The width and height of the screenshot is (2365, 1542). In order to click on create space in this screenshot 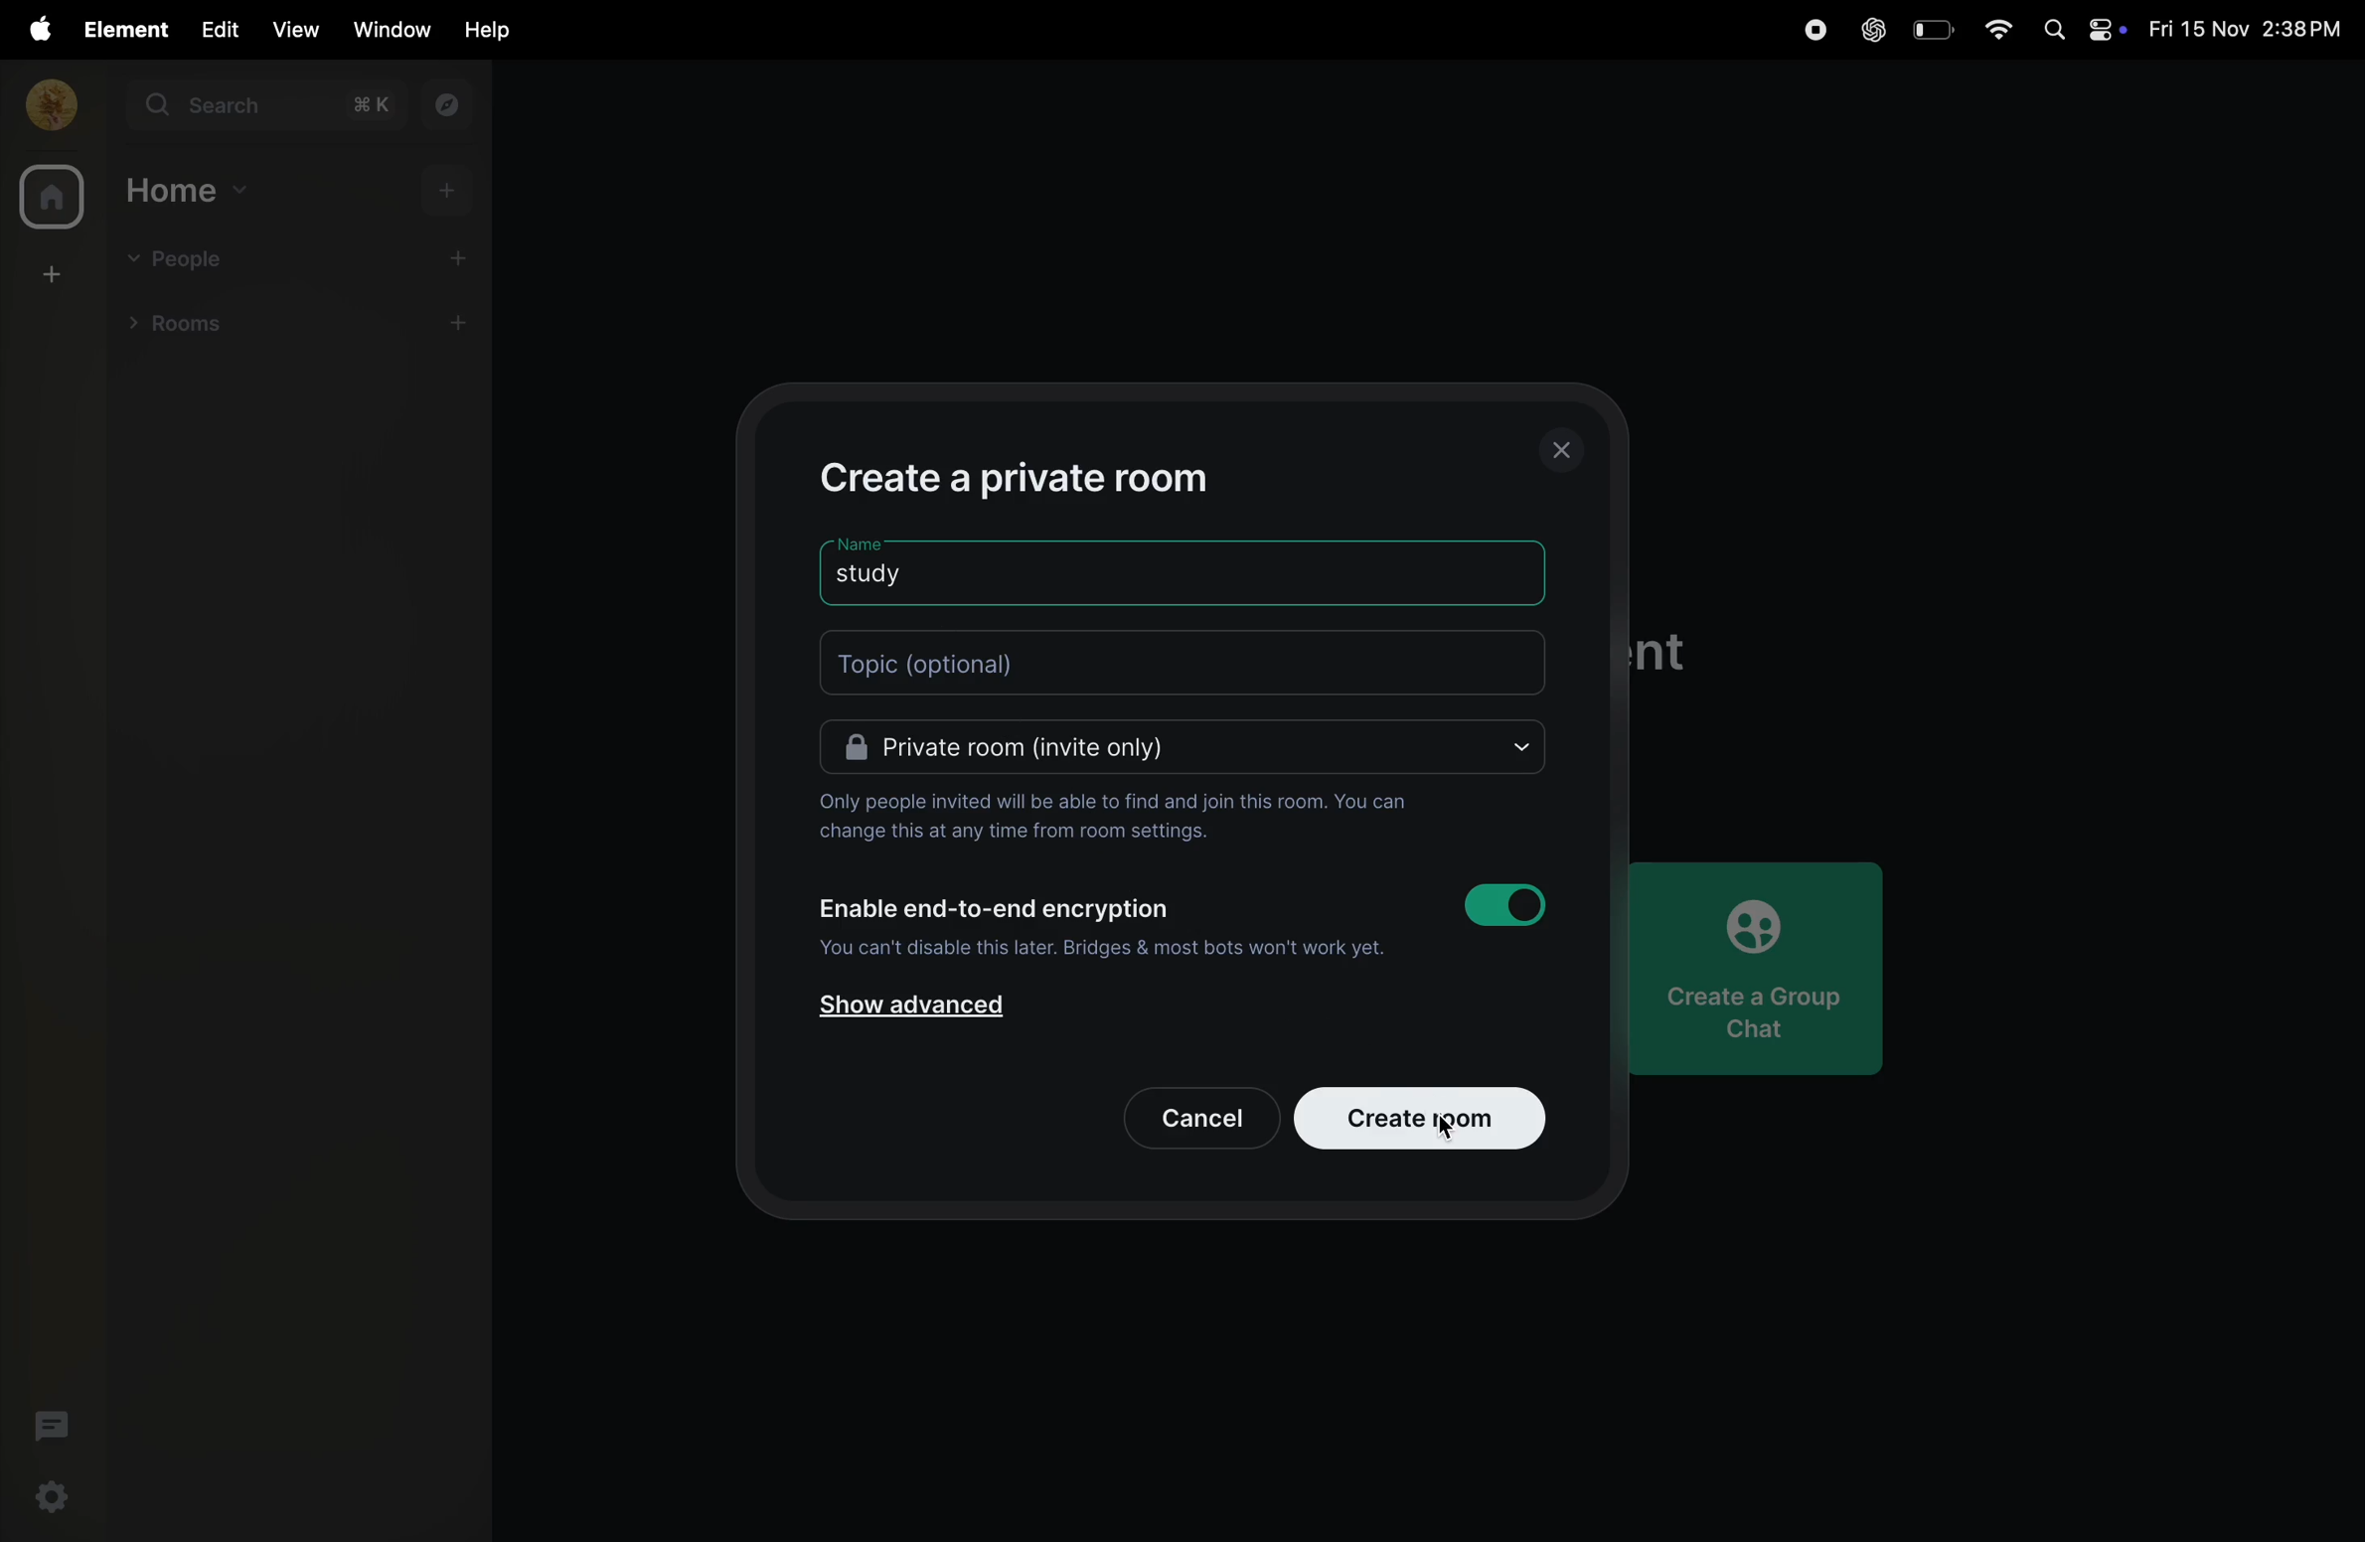, I will do `click(48, 272)`.